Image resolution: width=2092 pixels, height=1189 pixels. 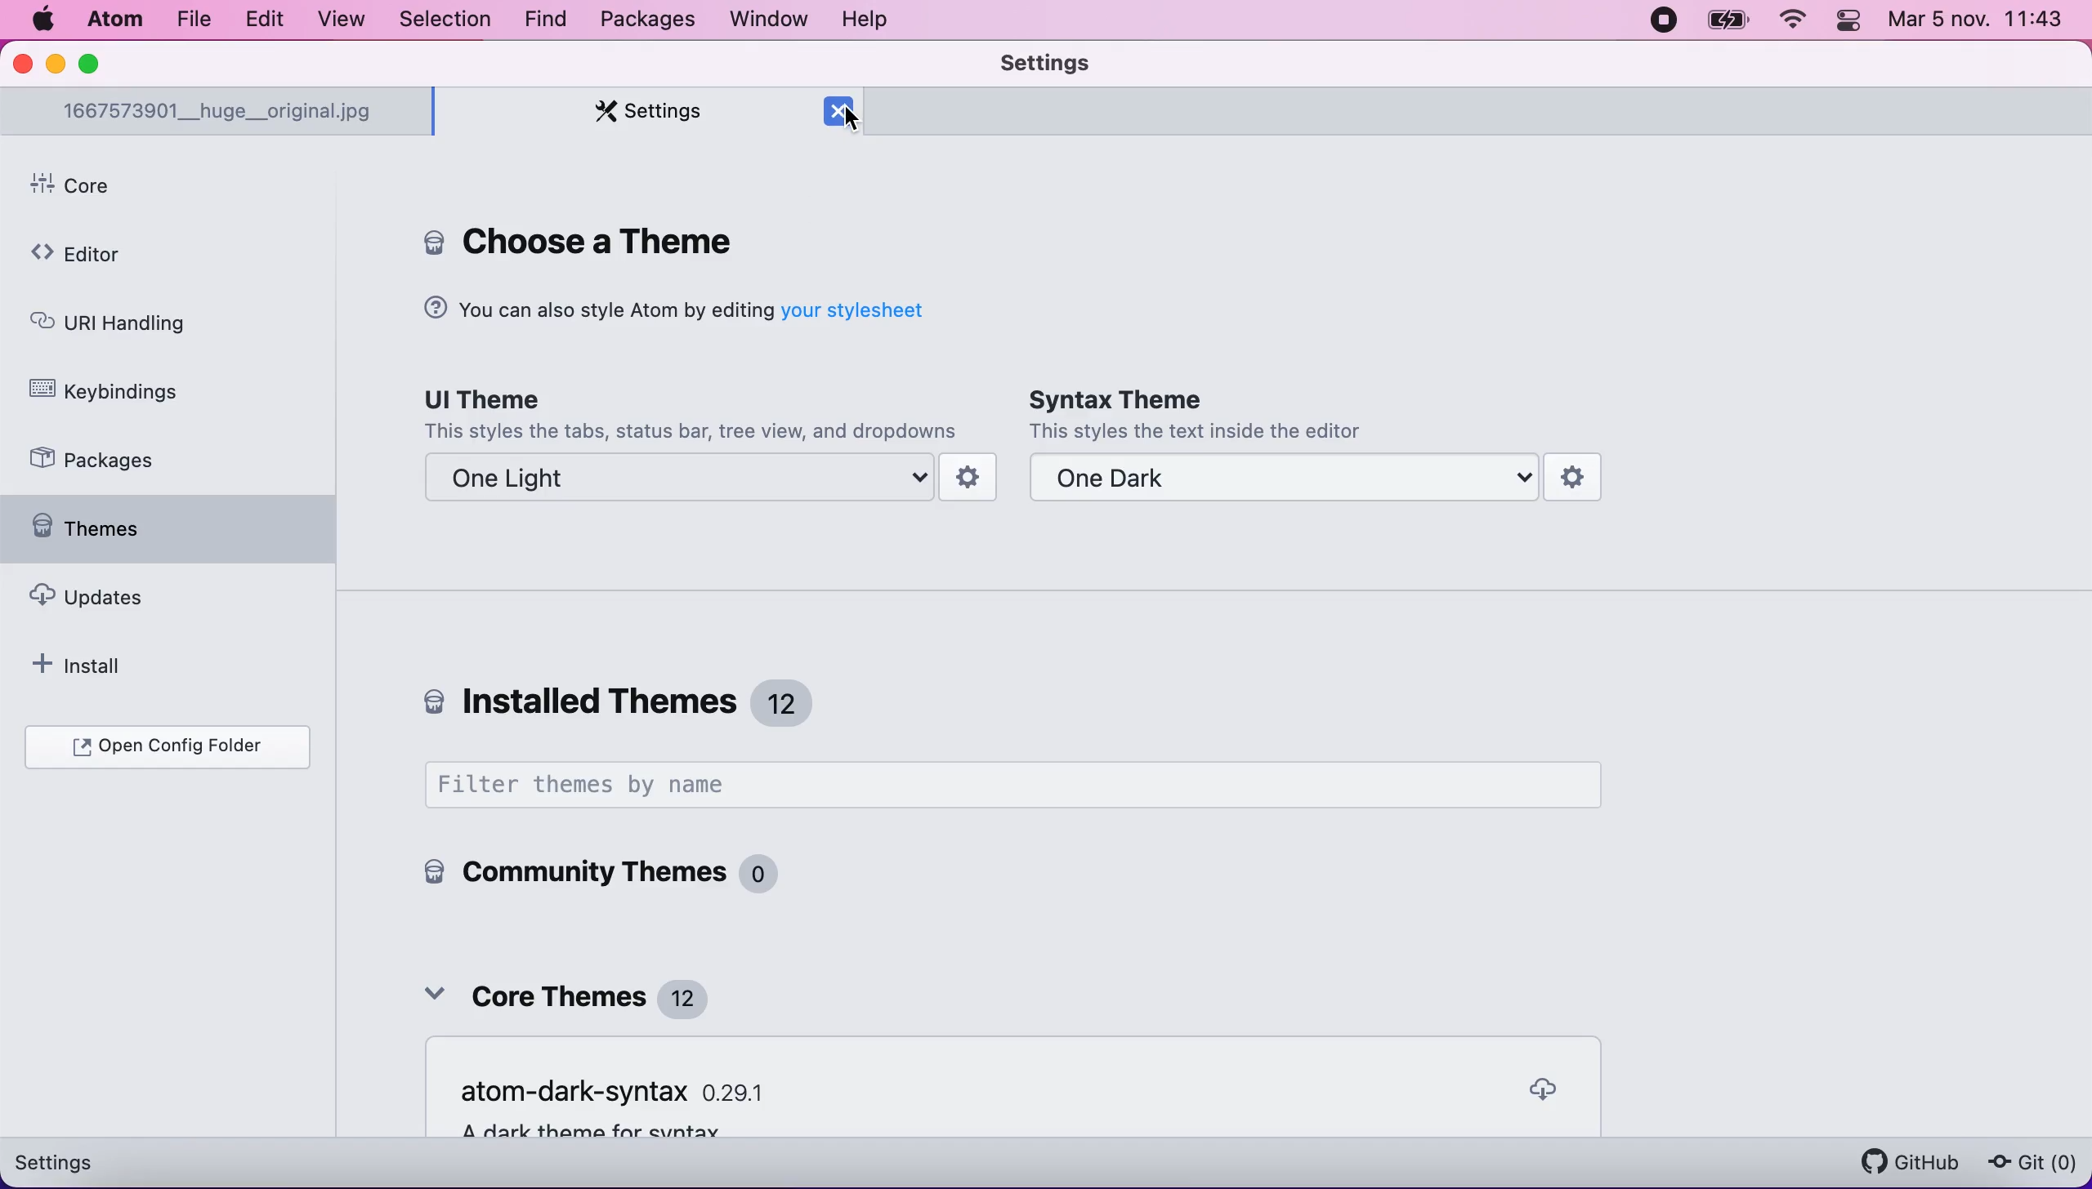 I want to click on settings, so click(x=642, y=116).